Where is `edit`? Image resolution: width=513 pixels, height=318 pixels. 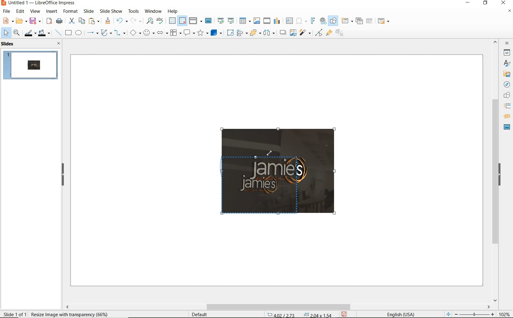
edit is located at coordinates (20, 11).